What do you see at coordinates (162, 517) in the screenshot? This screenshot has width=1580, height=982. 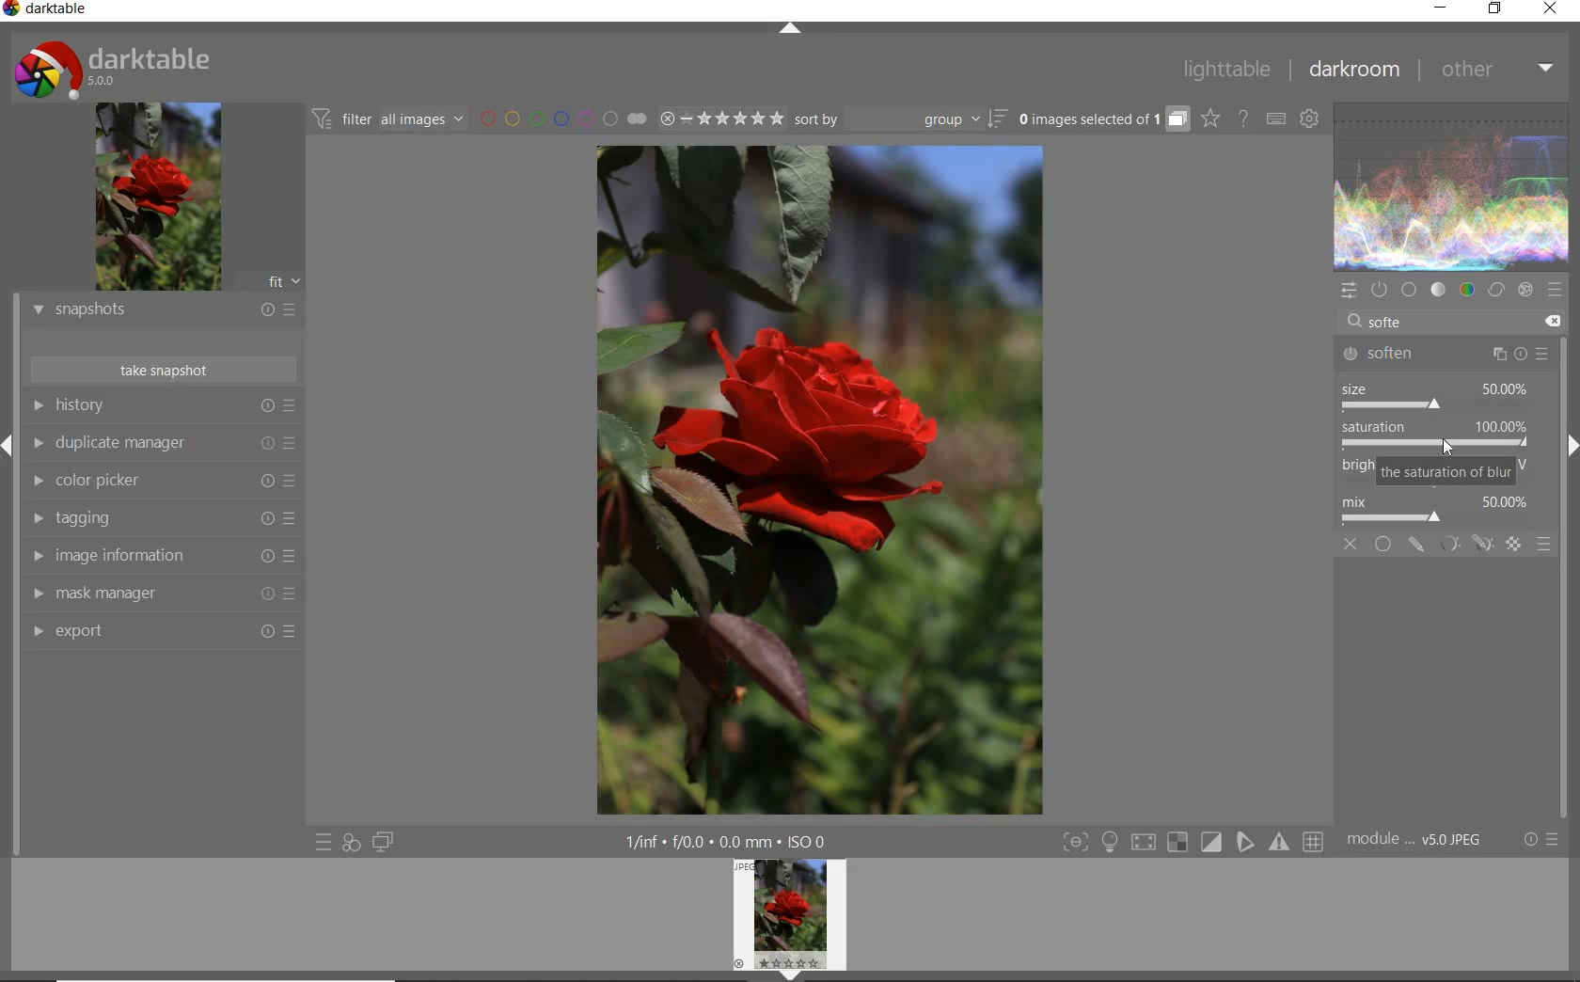 I see `tagging` at bounding box center [162, 517].